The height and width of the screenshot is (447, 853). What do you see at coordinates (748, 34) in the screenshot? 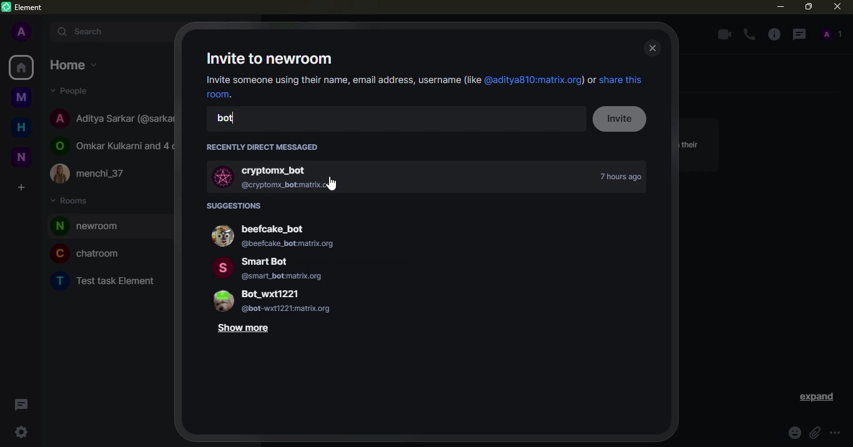
I see `voice call` at bounding box center [748, 34].